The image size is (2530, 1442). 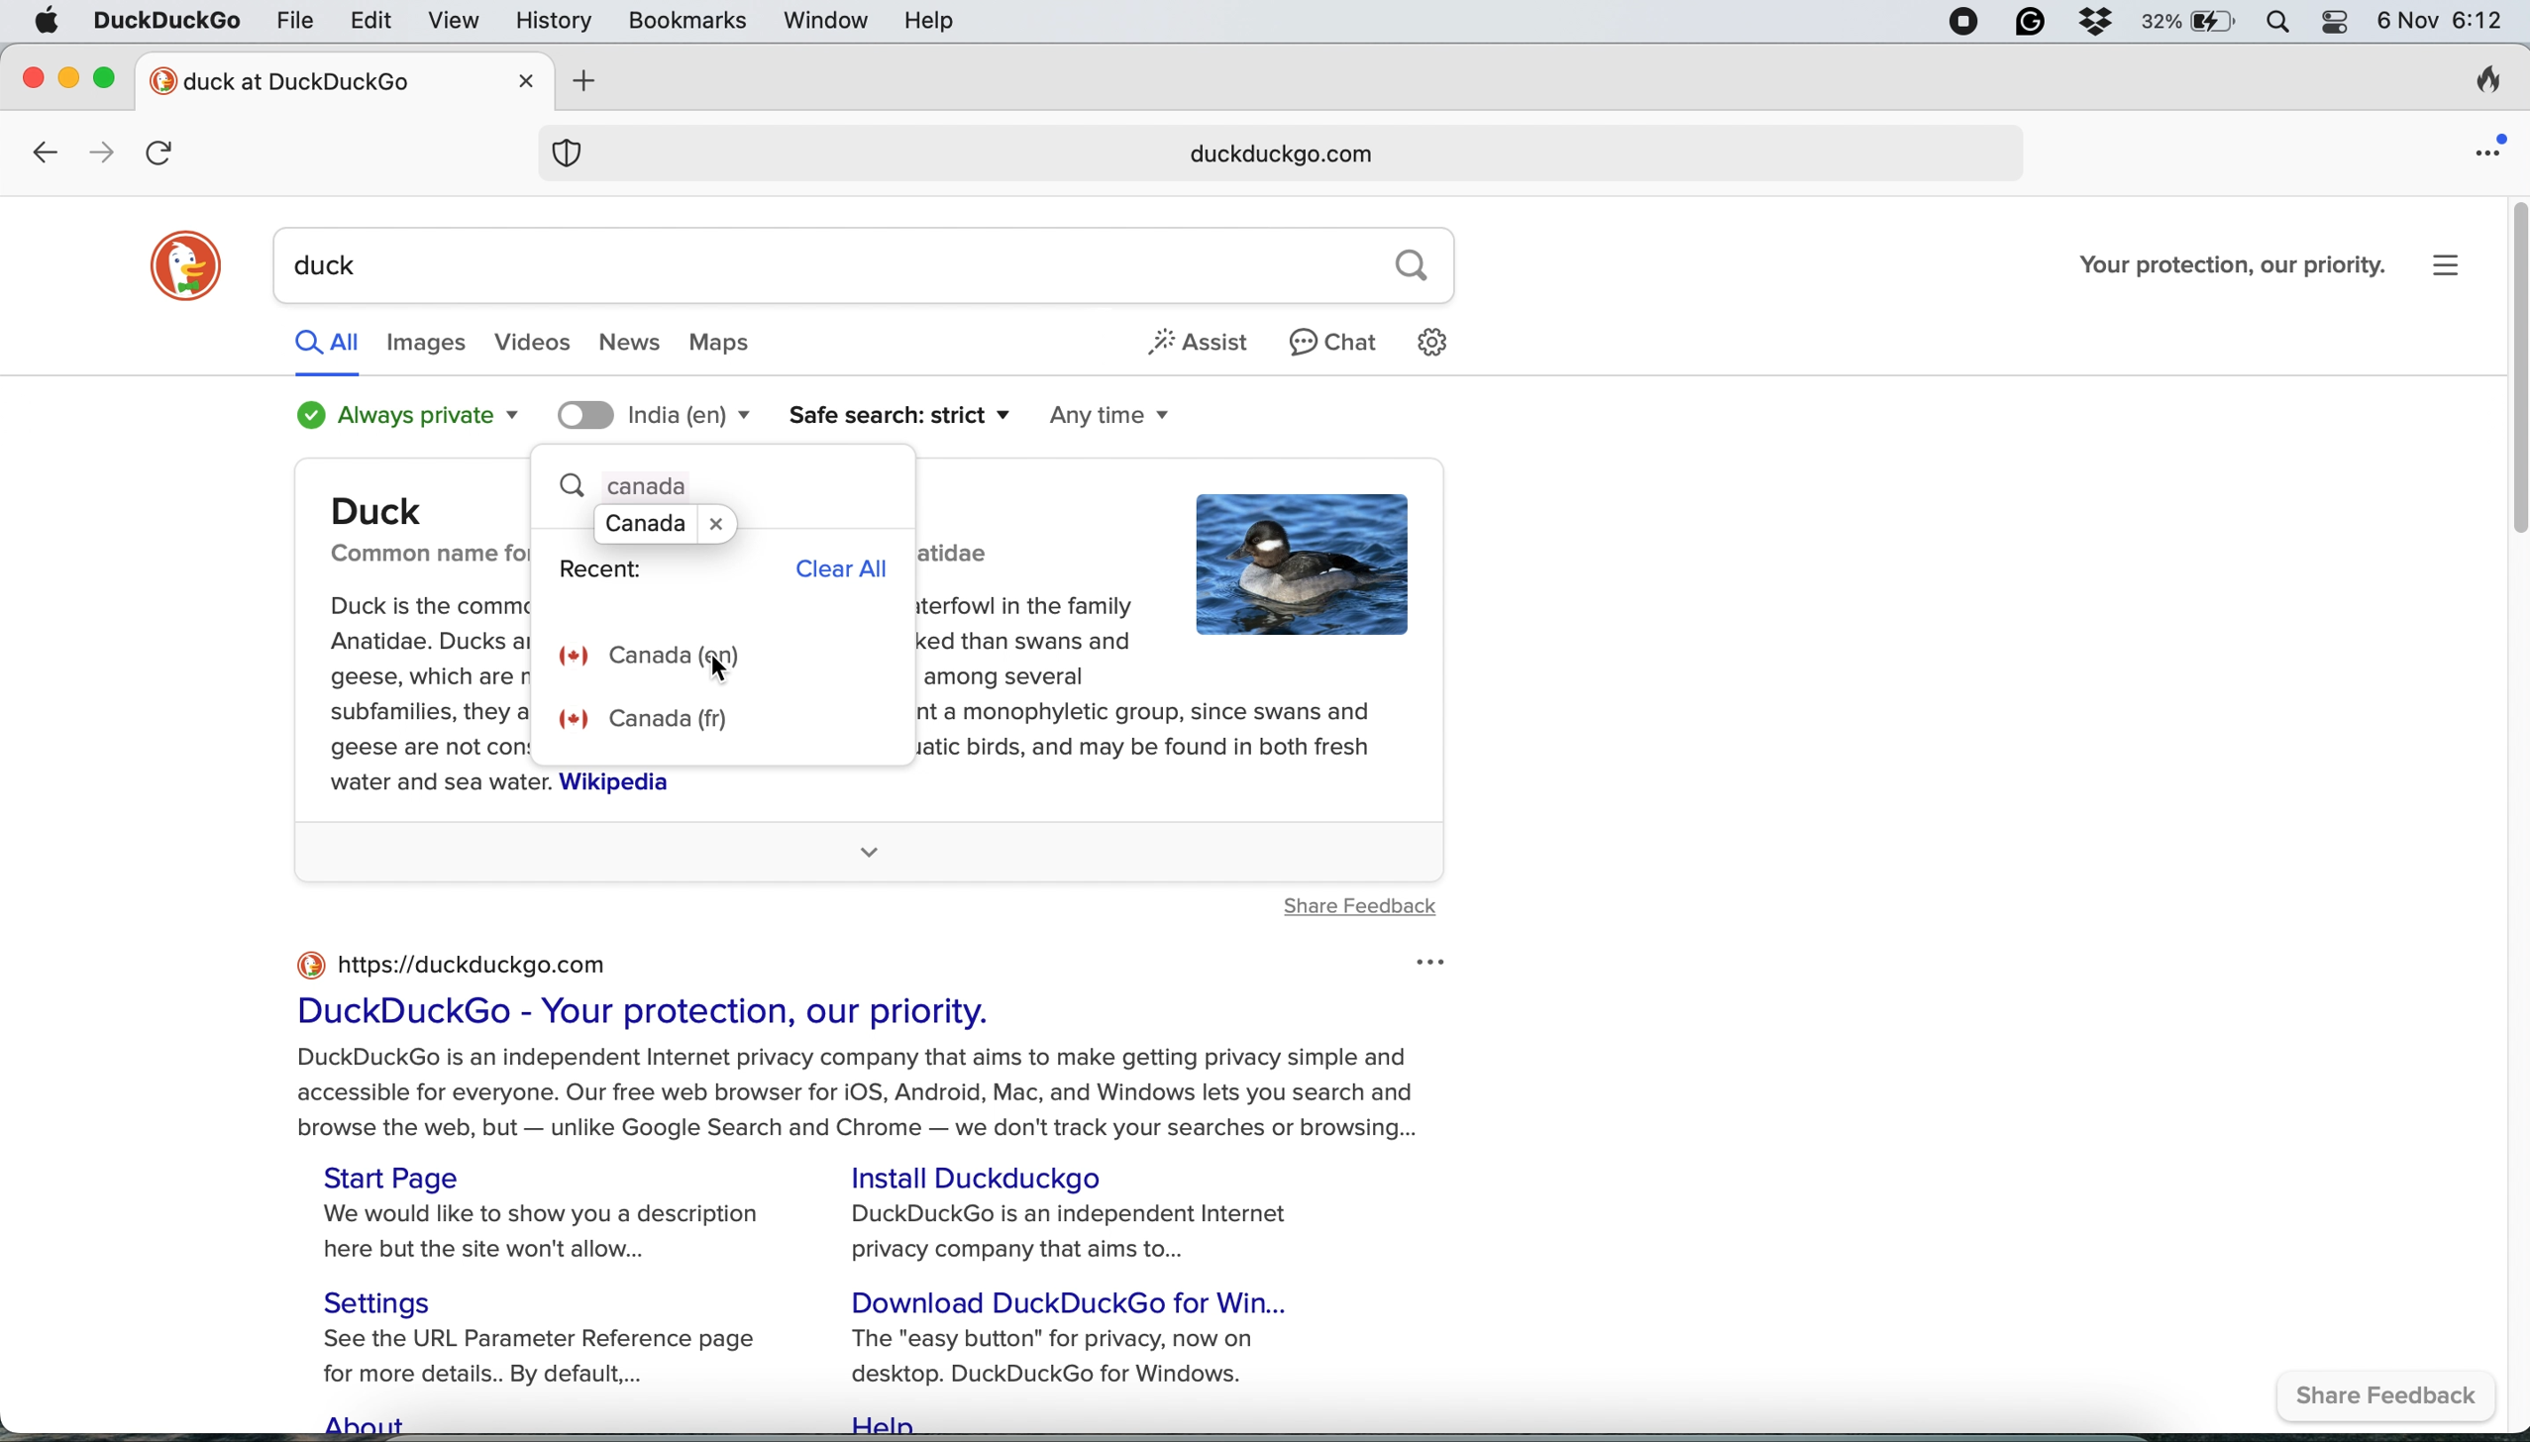 I want to click on Your protection, our priority., so click(x=2233, y=264).